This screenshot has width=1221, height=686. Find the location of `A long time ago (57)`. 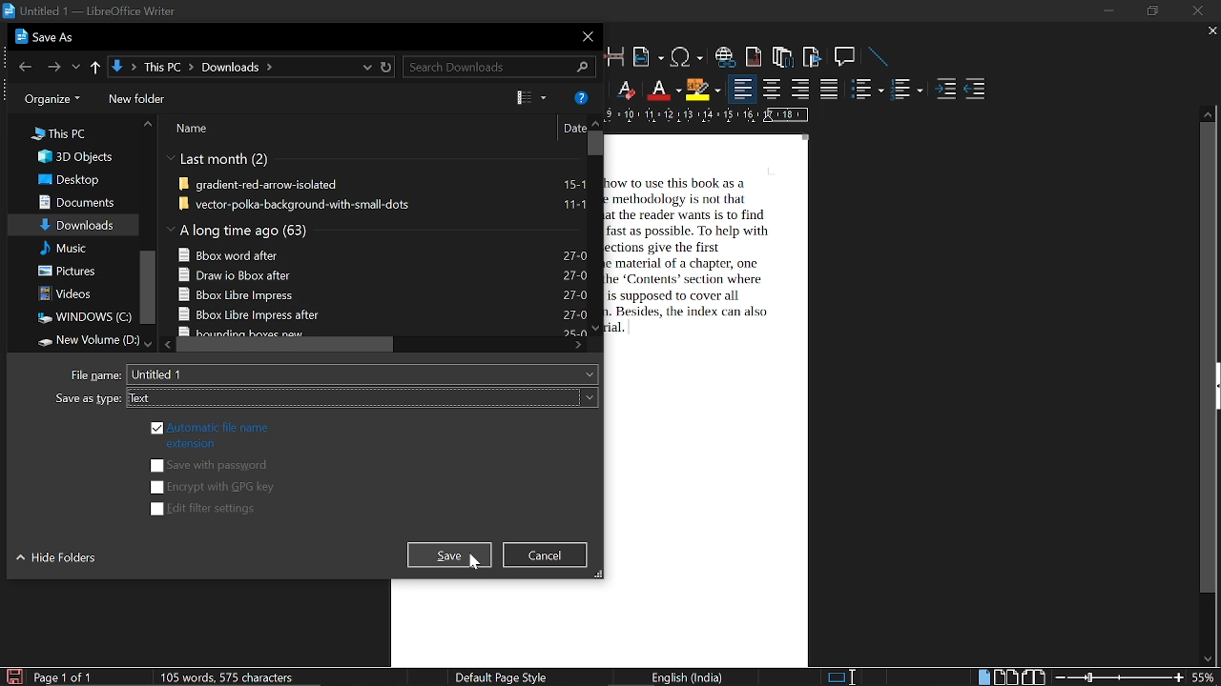

A long time ago (57) is located at coordinates (240, 232).